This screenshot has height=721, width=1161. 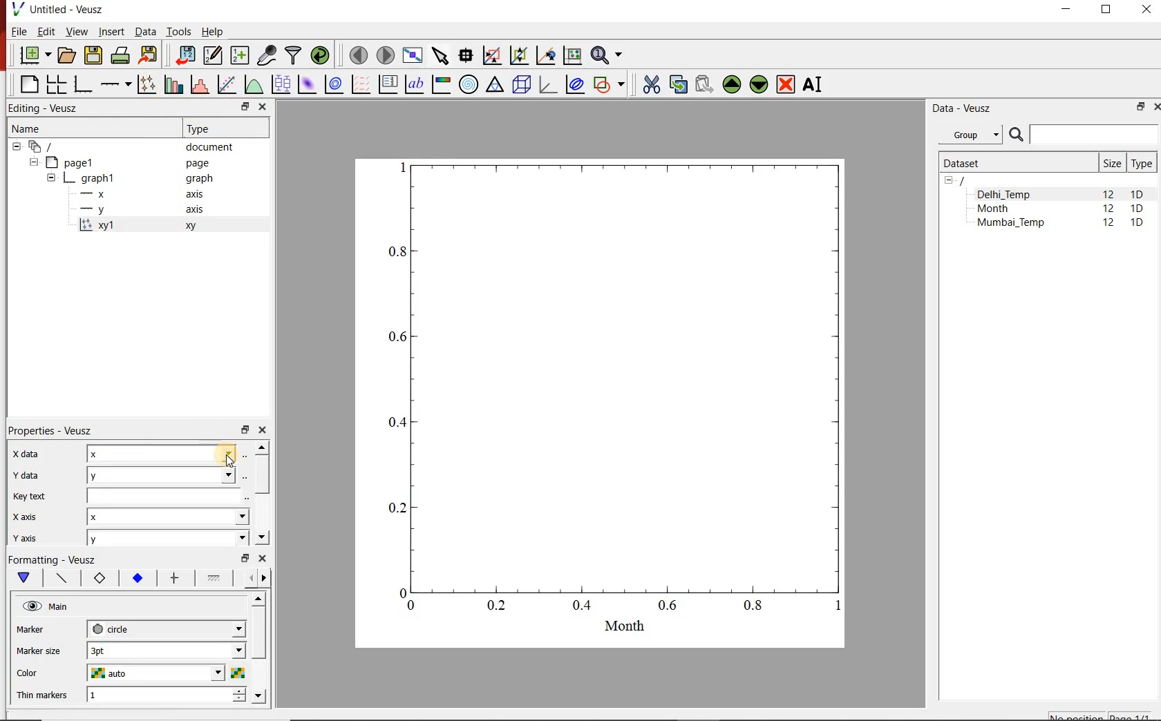 What do you see at coordinates (41, 629) in the screenshot?
I see `marker` at bounding box center [41, 629].